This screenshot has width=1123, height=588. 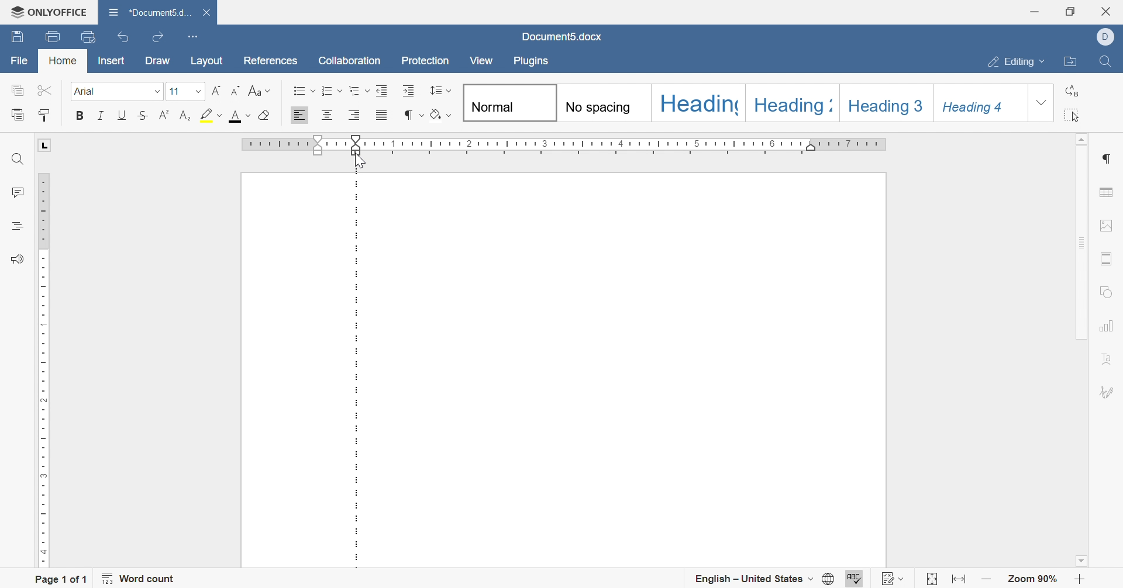 I want to click on quick print, so click(x=89, y=35).